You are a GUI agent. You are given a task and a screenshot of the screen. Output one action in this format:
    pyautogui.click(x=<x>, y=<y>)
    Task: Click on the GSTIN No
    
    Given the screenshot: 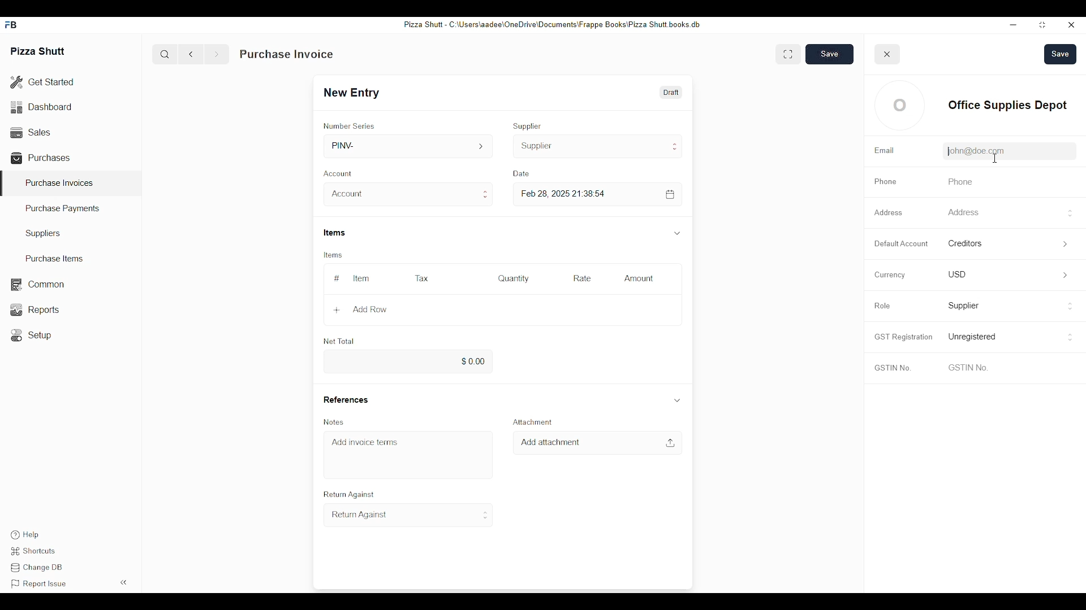 What is the action you would take?
    pyautogui.click(x=967, y=367)
    